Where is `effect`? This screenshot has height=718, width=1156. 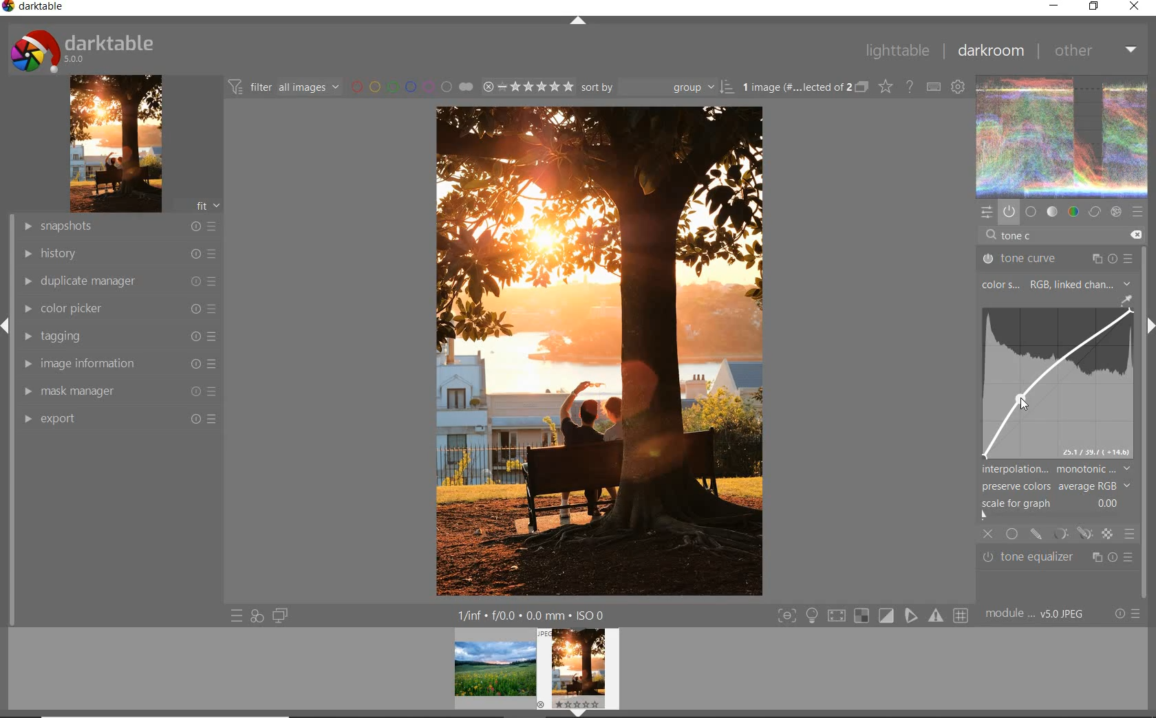 effect is located at coordinates (1115, 212).